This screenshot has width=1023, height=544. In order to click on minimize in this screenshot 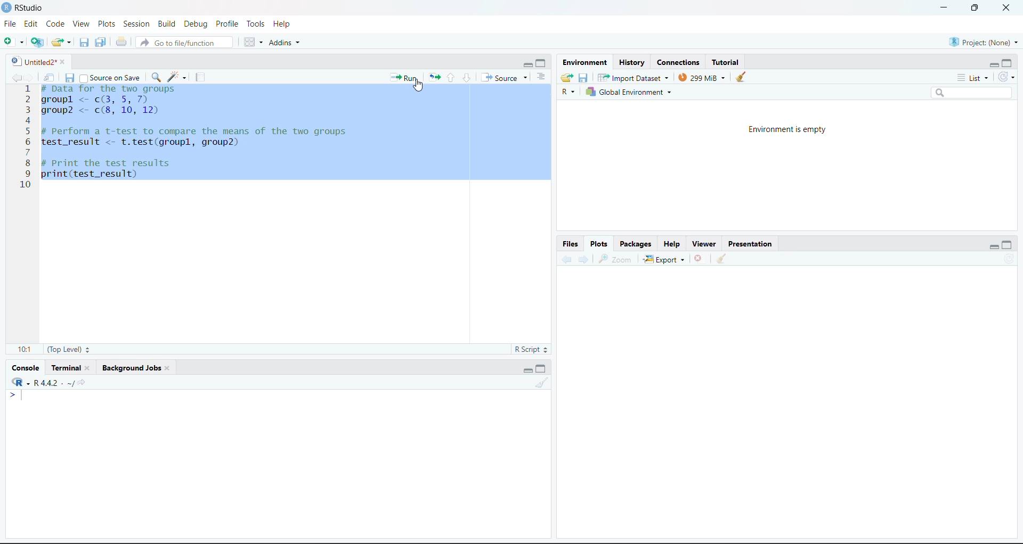, I will do `click(944, 6)`.